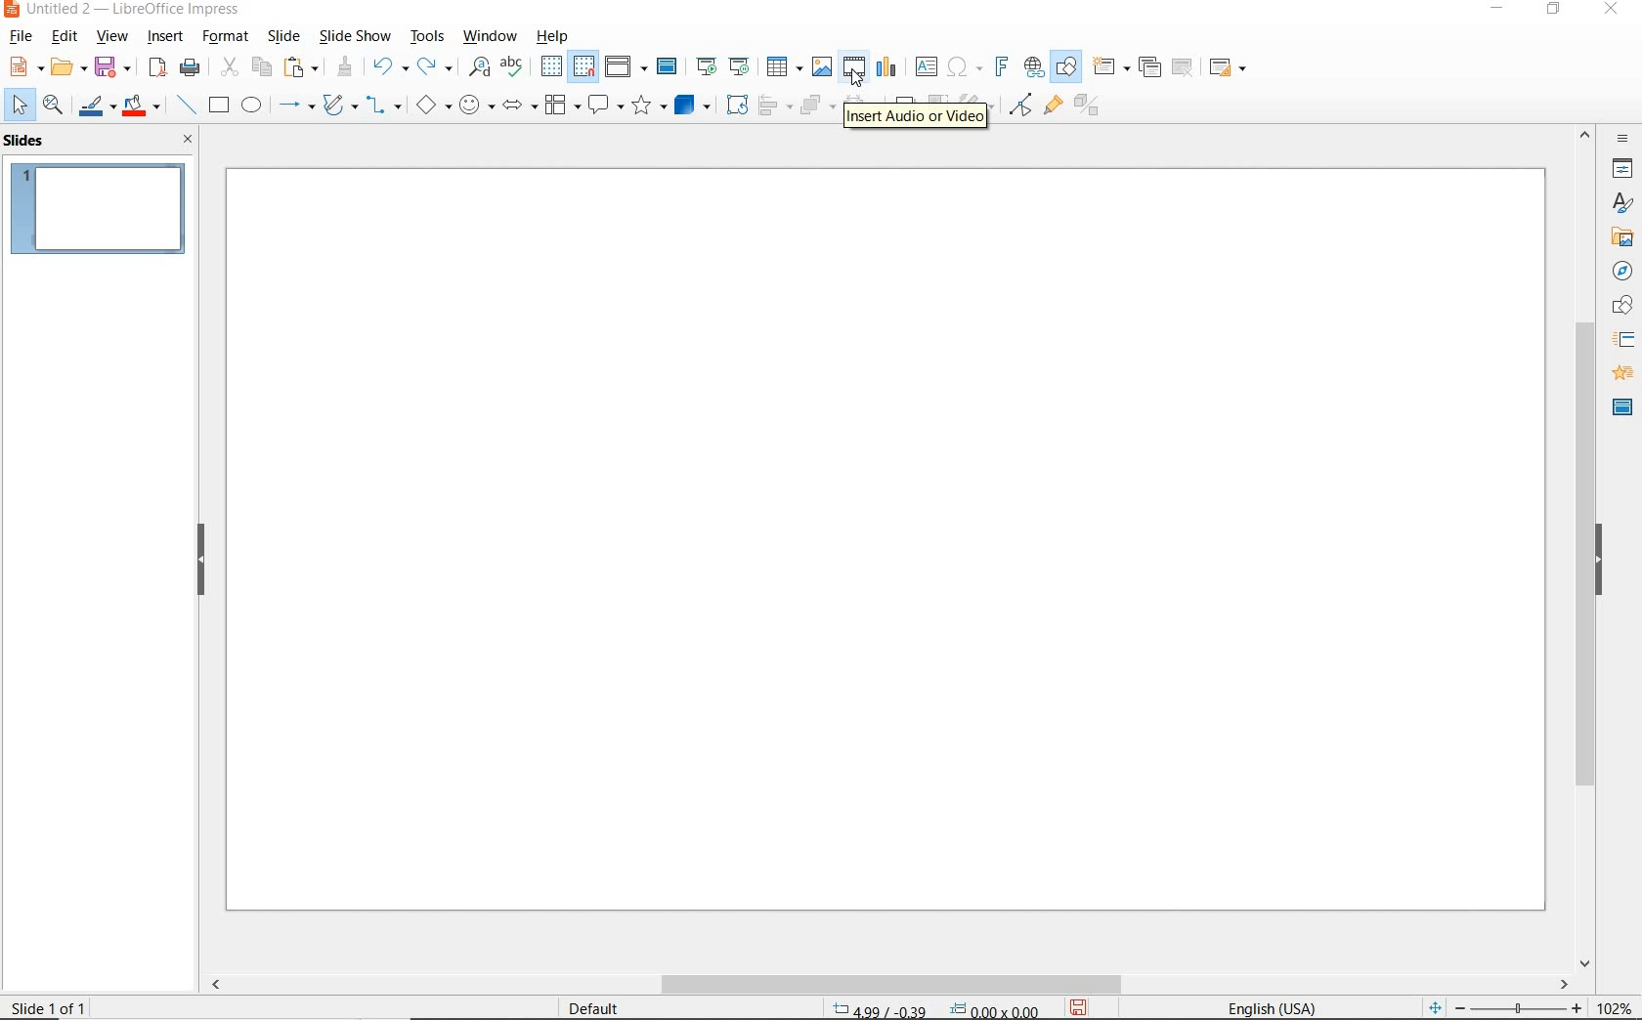 The image size is (1642, 1020). What do you see at coordinates (353, 38) in the screenshot?
I see `SLIDE SHOW` at bounding box center [353, 38].